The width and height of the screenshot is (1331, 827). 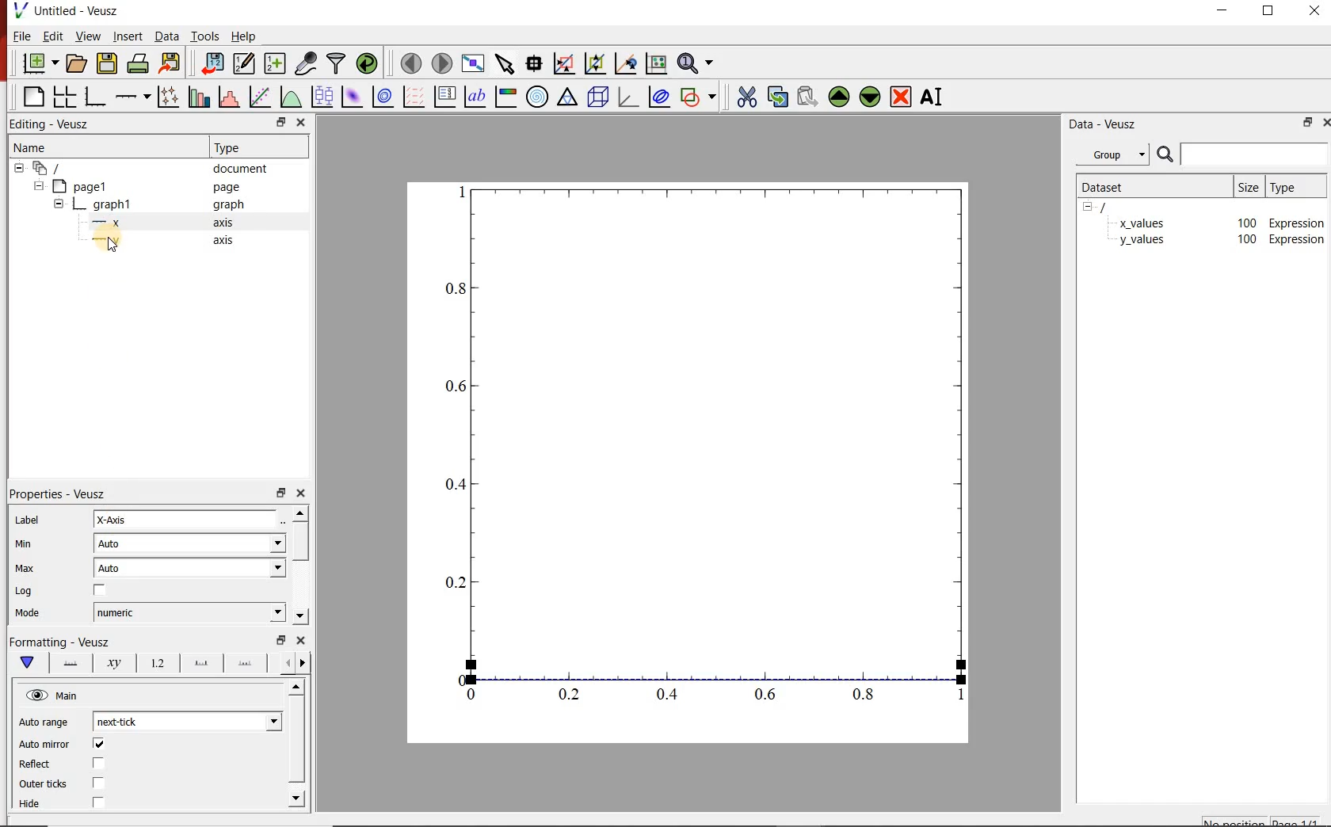 What do you see at coordinates (212, 63) in the screenshot?
I see `import data into veusz` at bounding box center [212, 63].